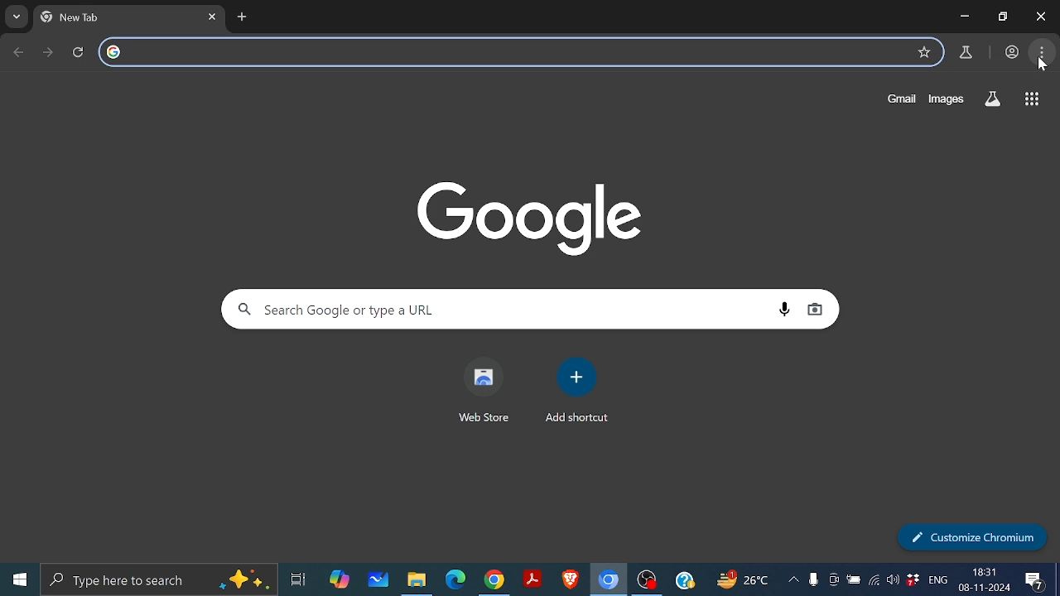 This screenshot has height=596, width=1060. What do you see at coordinates (967, 53) in the screenshot?
I see `Google lab` at bounding box center [967, 53].